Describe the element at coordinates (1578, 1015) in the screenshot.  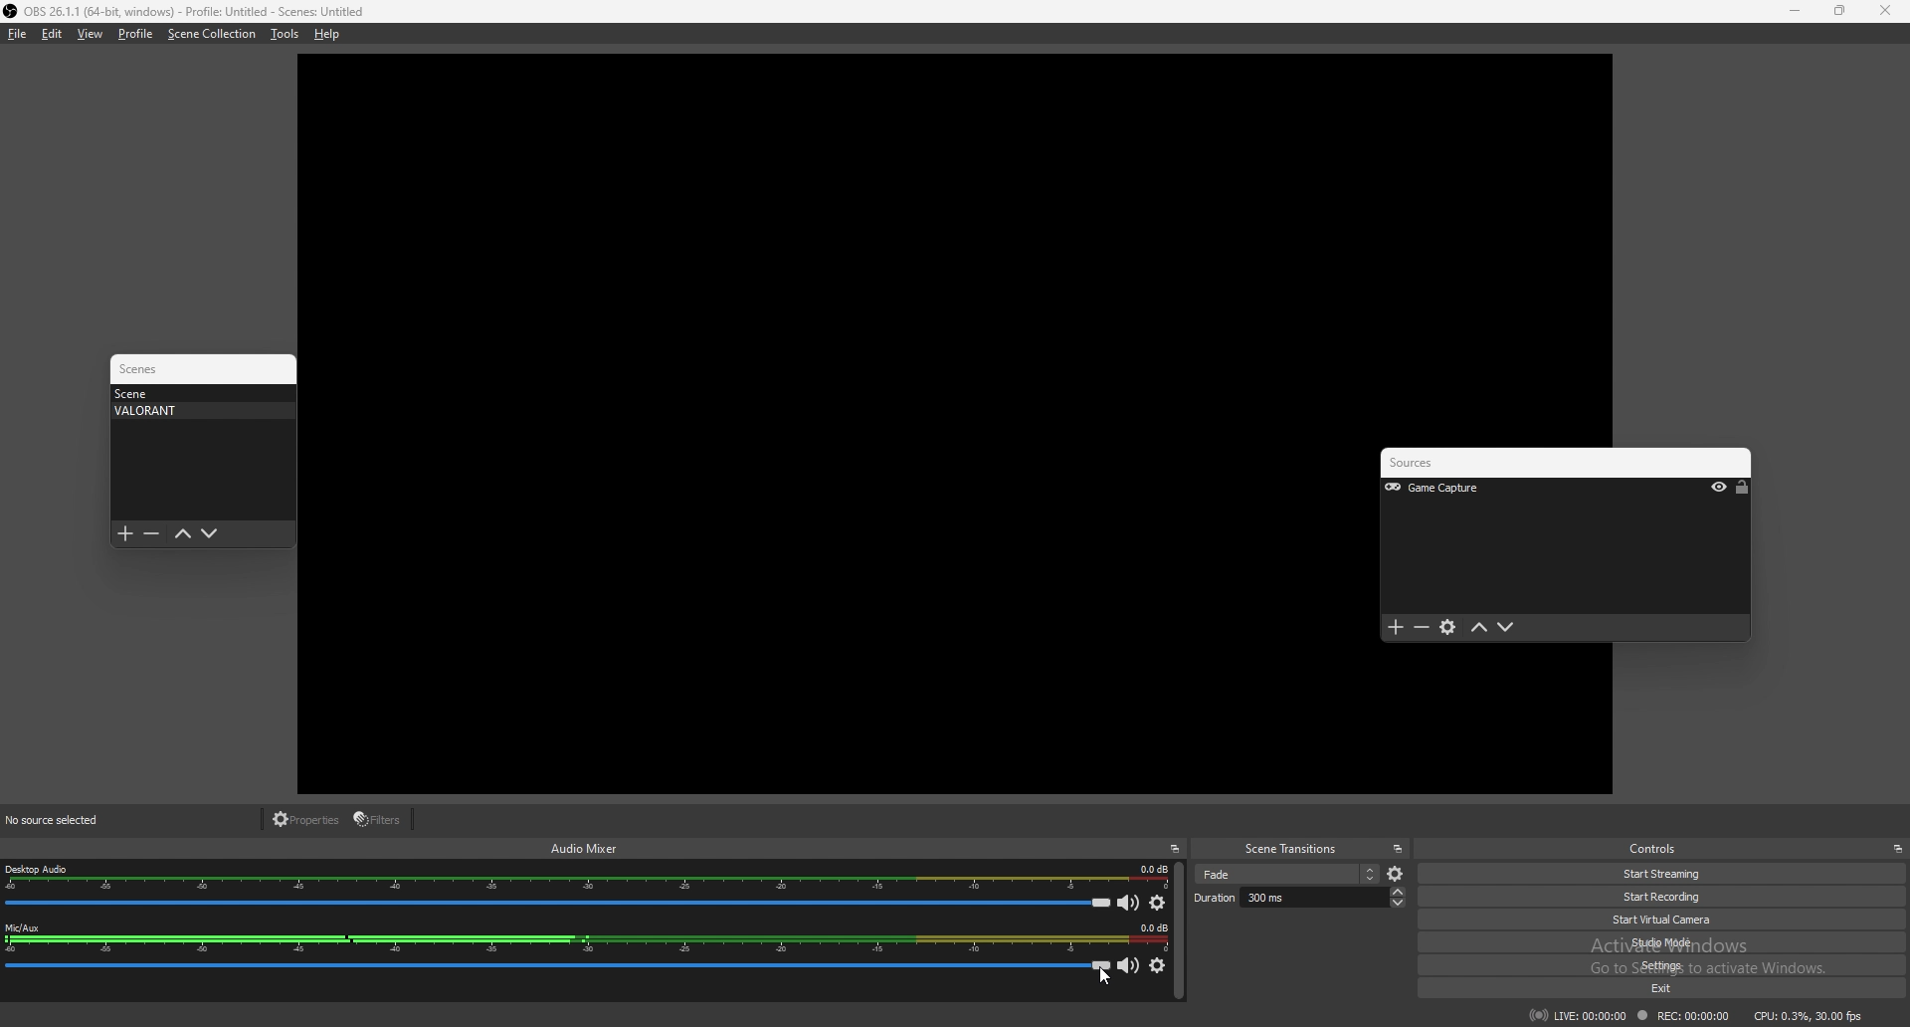
I see `live 00:00:00` at that location.